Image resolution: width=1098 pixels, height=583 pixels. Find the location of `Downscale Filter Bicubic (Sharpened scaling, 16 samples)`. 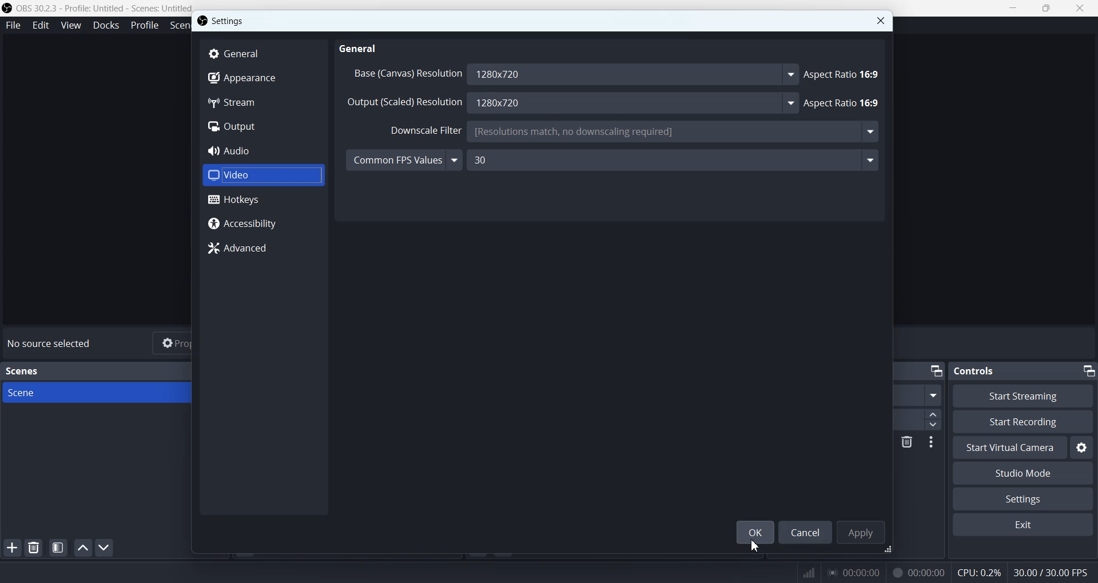

Downscale Filter Bicubic (Sharpened scaling, 16 samples) is located at coordinates (626, 133).